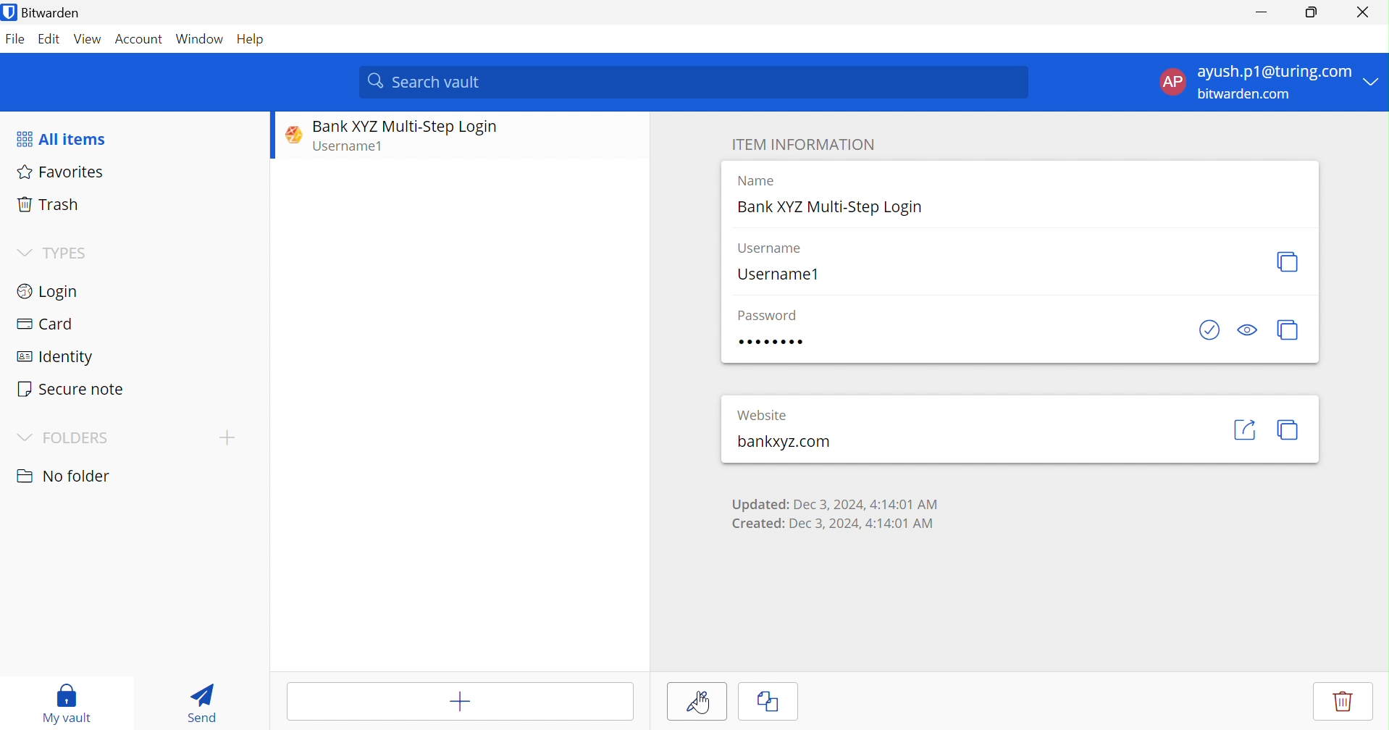 The image size is (1389, 730). What do you see at coordinates (1247, 429) in the screenshot?
I see `Launch` at bounding box center [1247, 429].